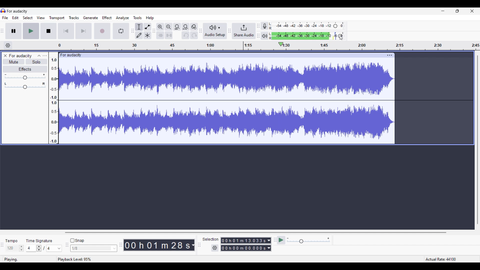 The image size is (480, 270). What do you see at coordinates (160, 27) in the screenshot?
I see `Zoom in` at bounding box center [160, 27].